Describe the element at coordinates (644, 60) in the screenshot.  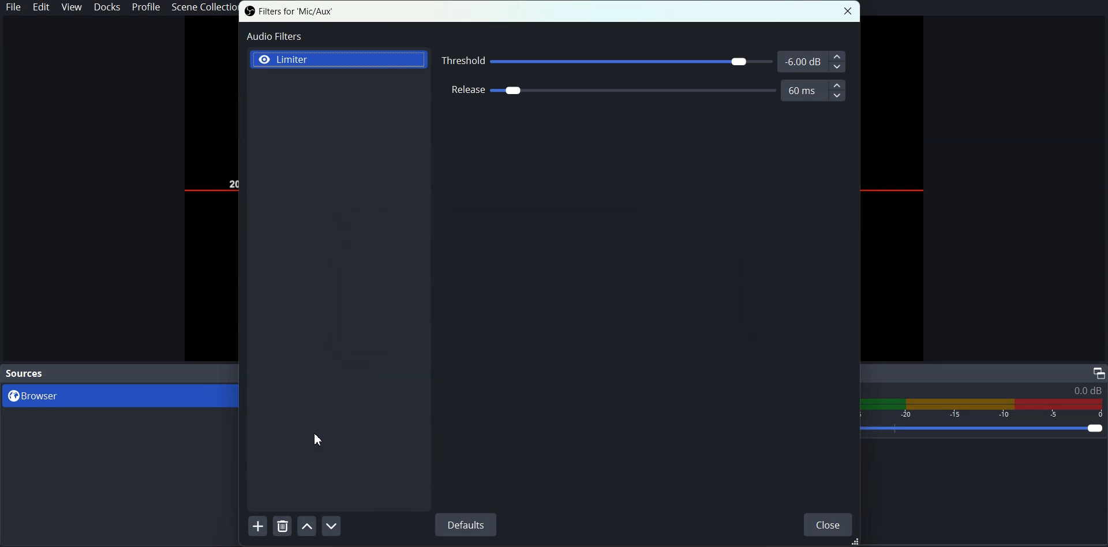
I see `Threshold` at that location.